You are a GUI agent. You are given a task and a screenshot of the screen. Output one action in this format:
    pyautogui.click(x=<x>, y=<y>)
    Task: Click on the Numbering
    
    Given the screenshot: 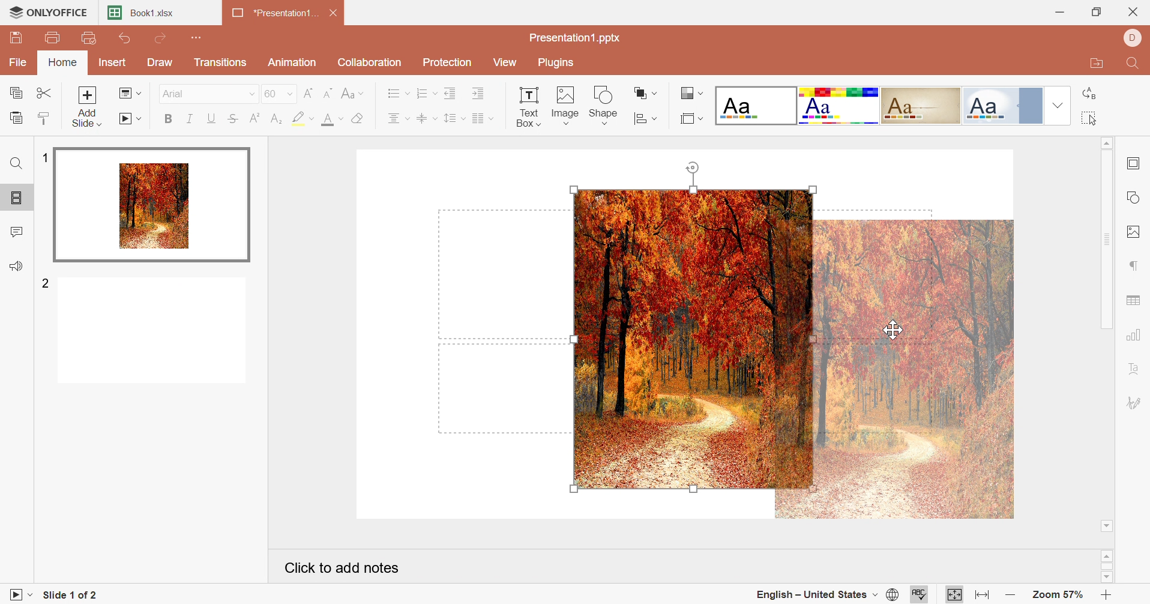 What is the action you would take?
    pyautogui.click(x=426, y=93)
    